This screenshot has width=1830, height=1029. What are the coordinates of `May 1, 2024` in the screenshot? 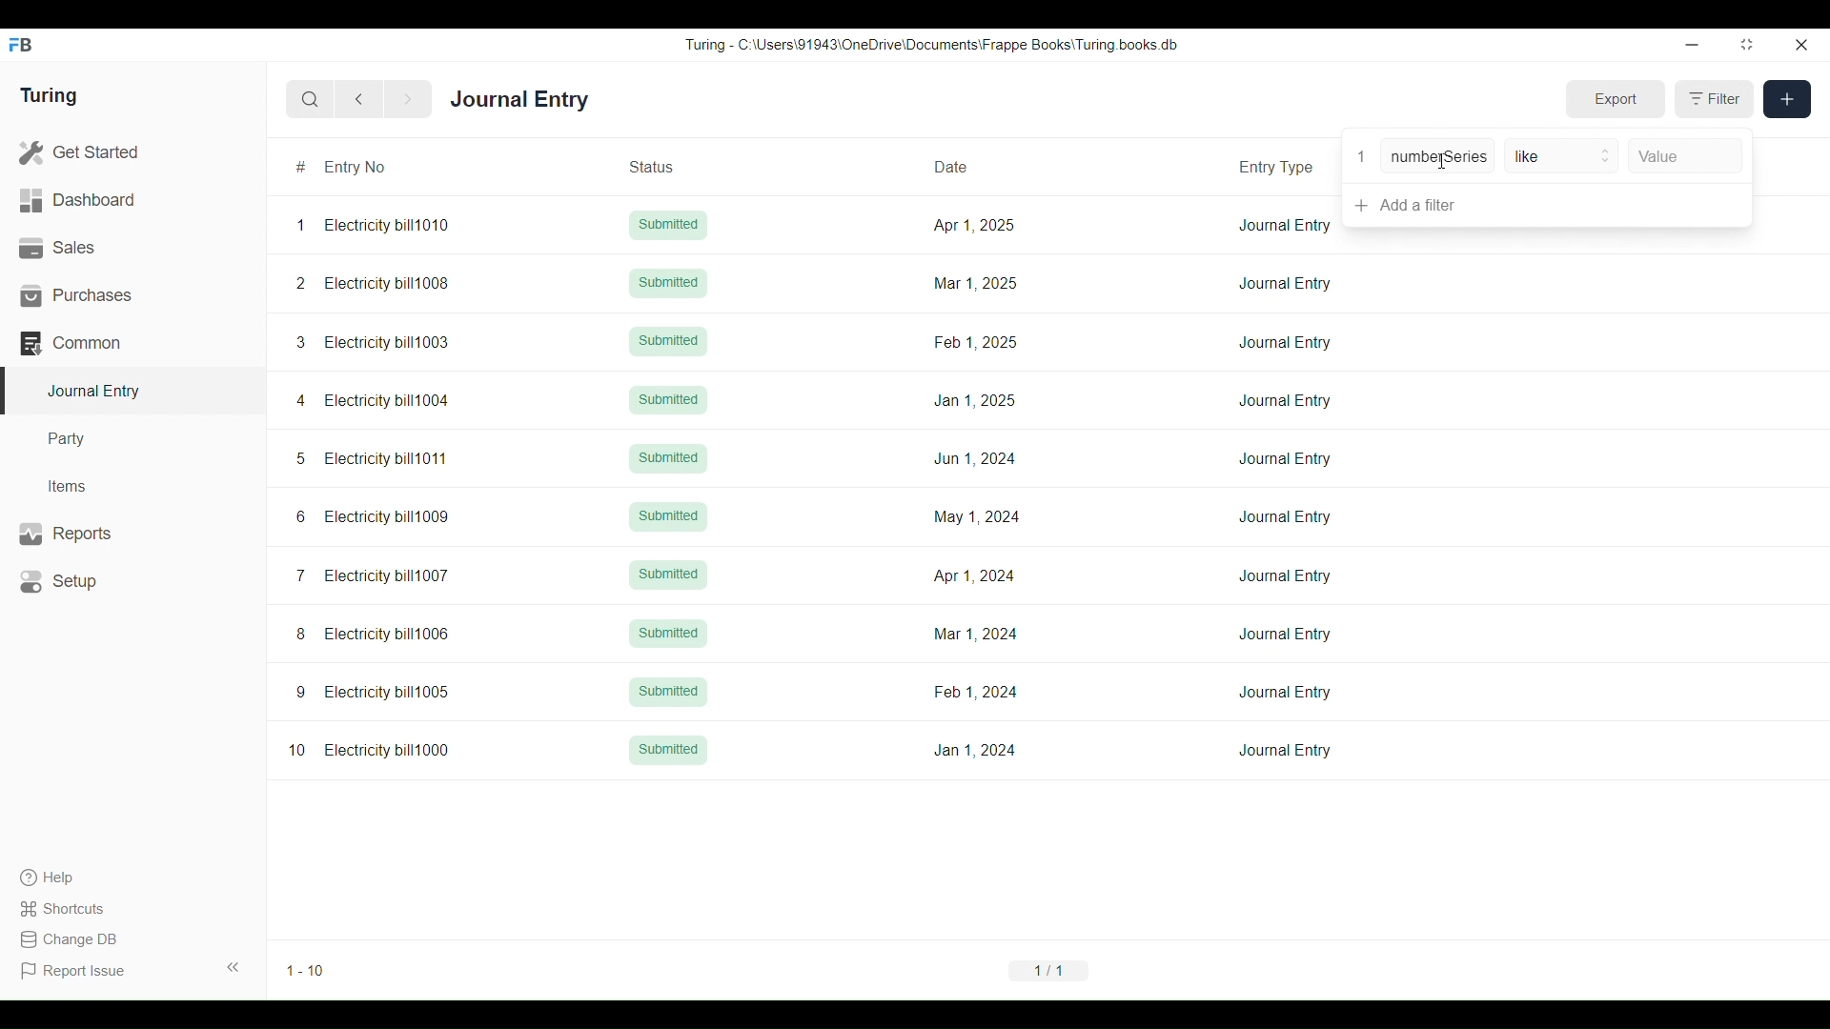 It's located at (976, 515).